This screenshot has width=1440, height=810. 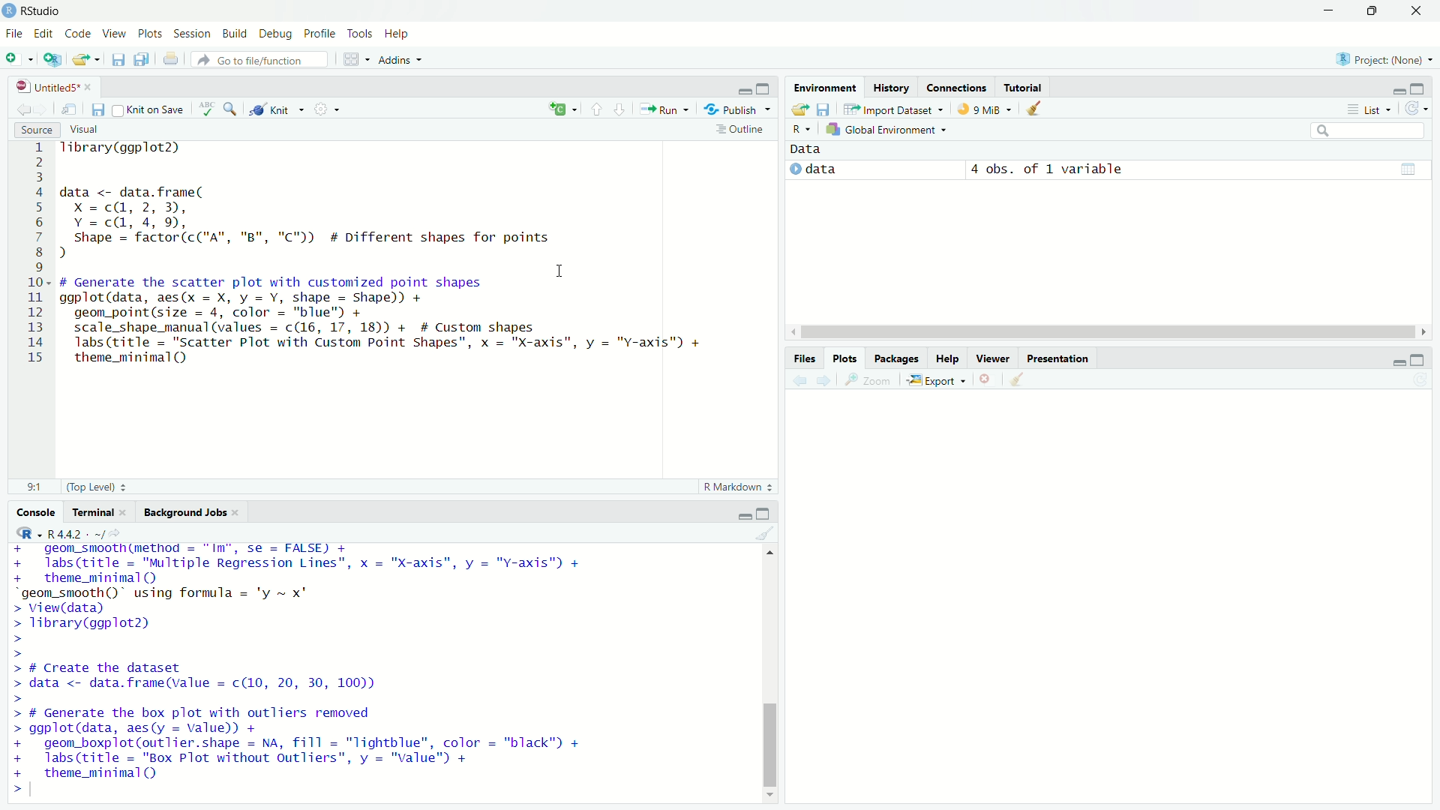 What do you see at coordinates (90, 512) in the screenshot?
I see `Terminal` at bounding box center [90, 512].